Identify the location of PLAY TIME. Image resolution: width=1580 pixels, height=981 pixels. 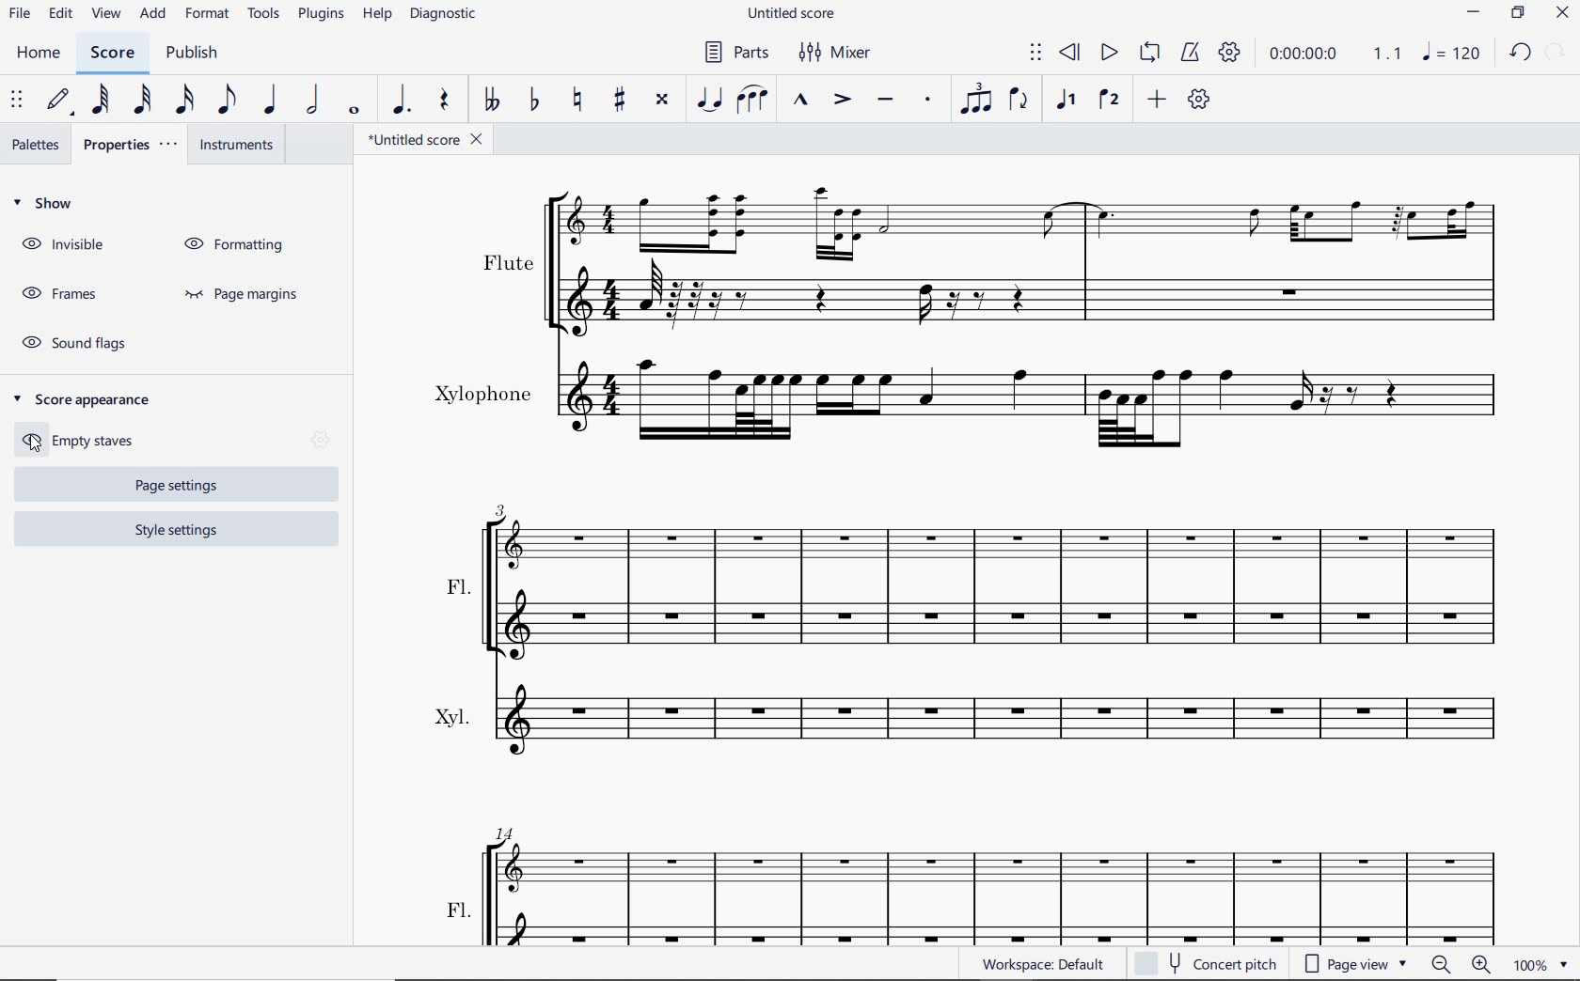
(1285, 55).